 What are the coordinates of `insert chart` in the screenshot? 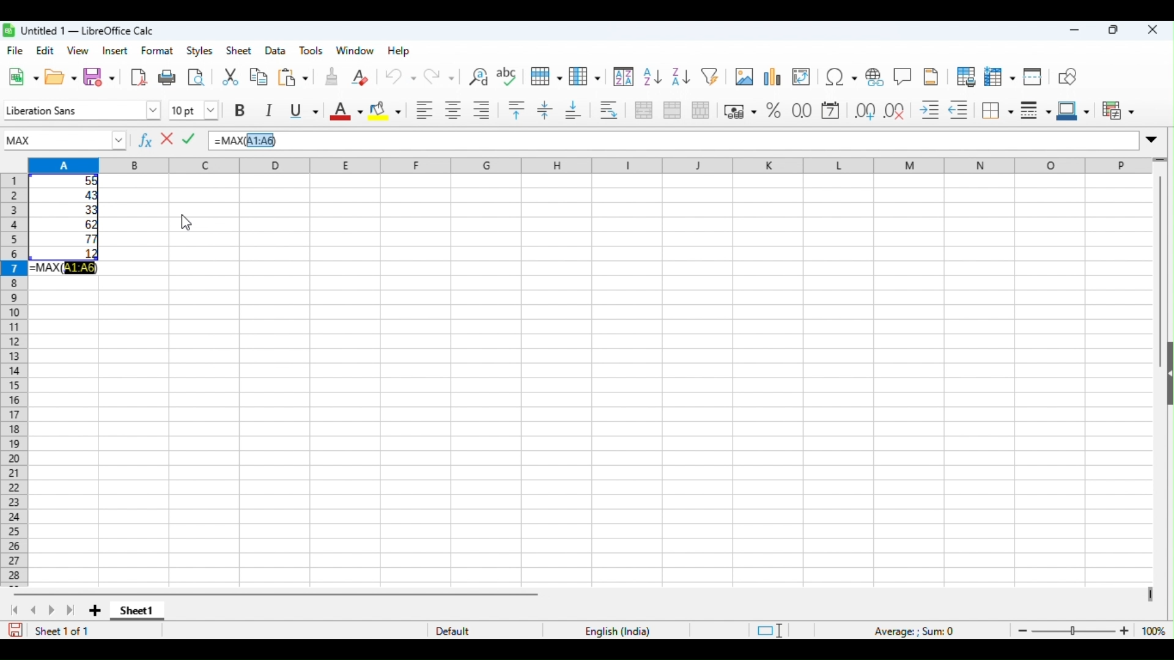 It's located at (774, 75).